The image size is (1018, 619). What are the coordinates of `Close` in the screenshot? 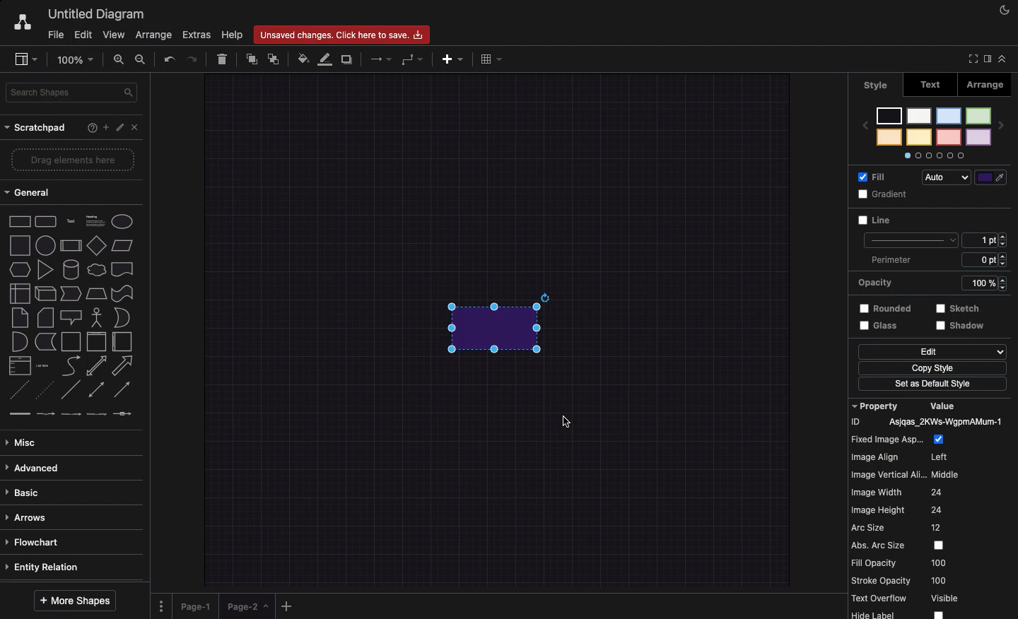 It's located at (137, 128).